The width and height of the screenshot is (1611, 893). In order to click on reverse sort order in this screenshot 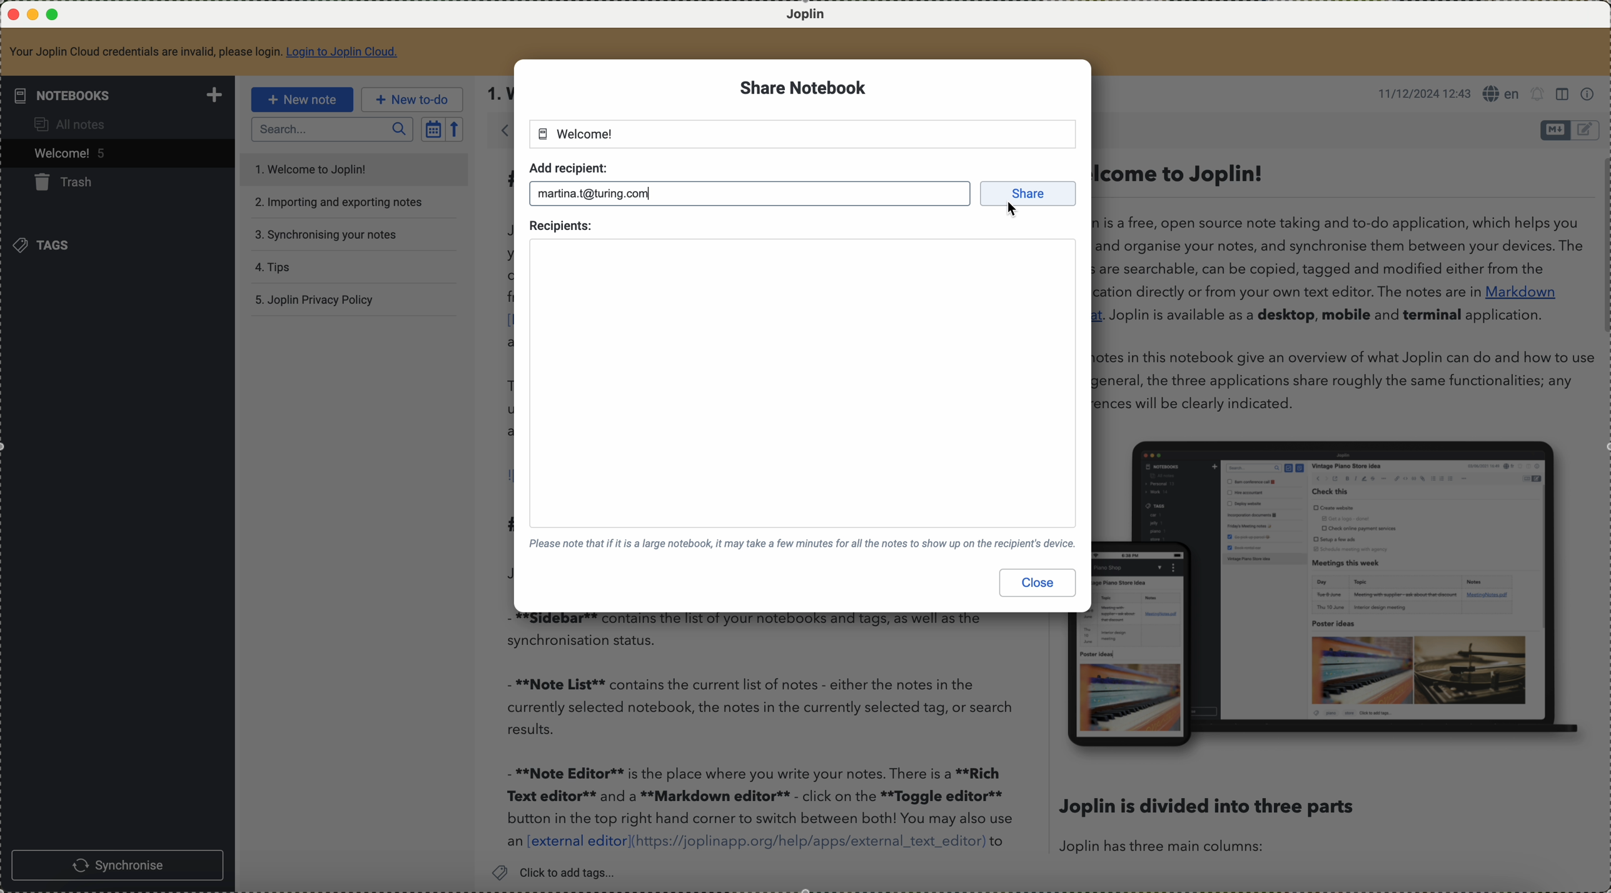, I will do `click(453, 129)`.